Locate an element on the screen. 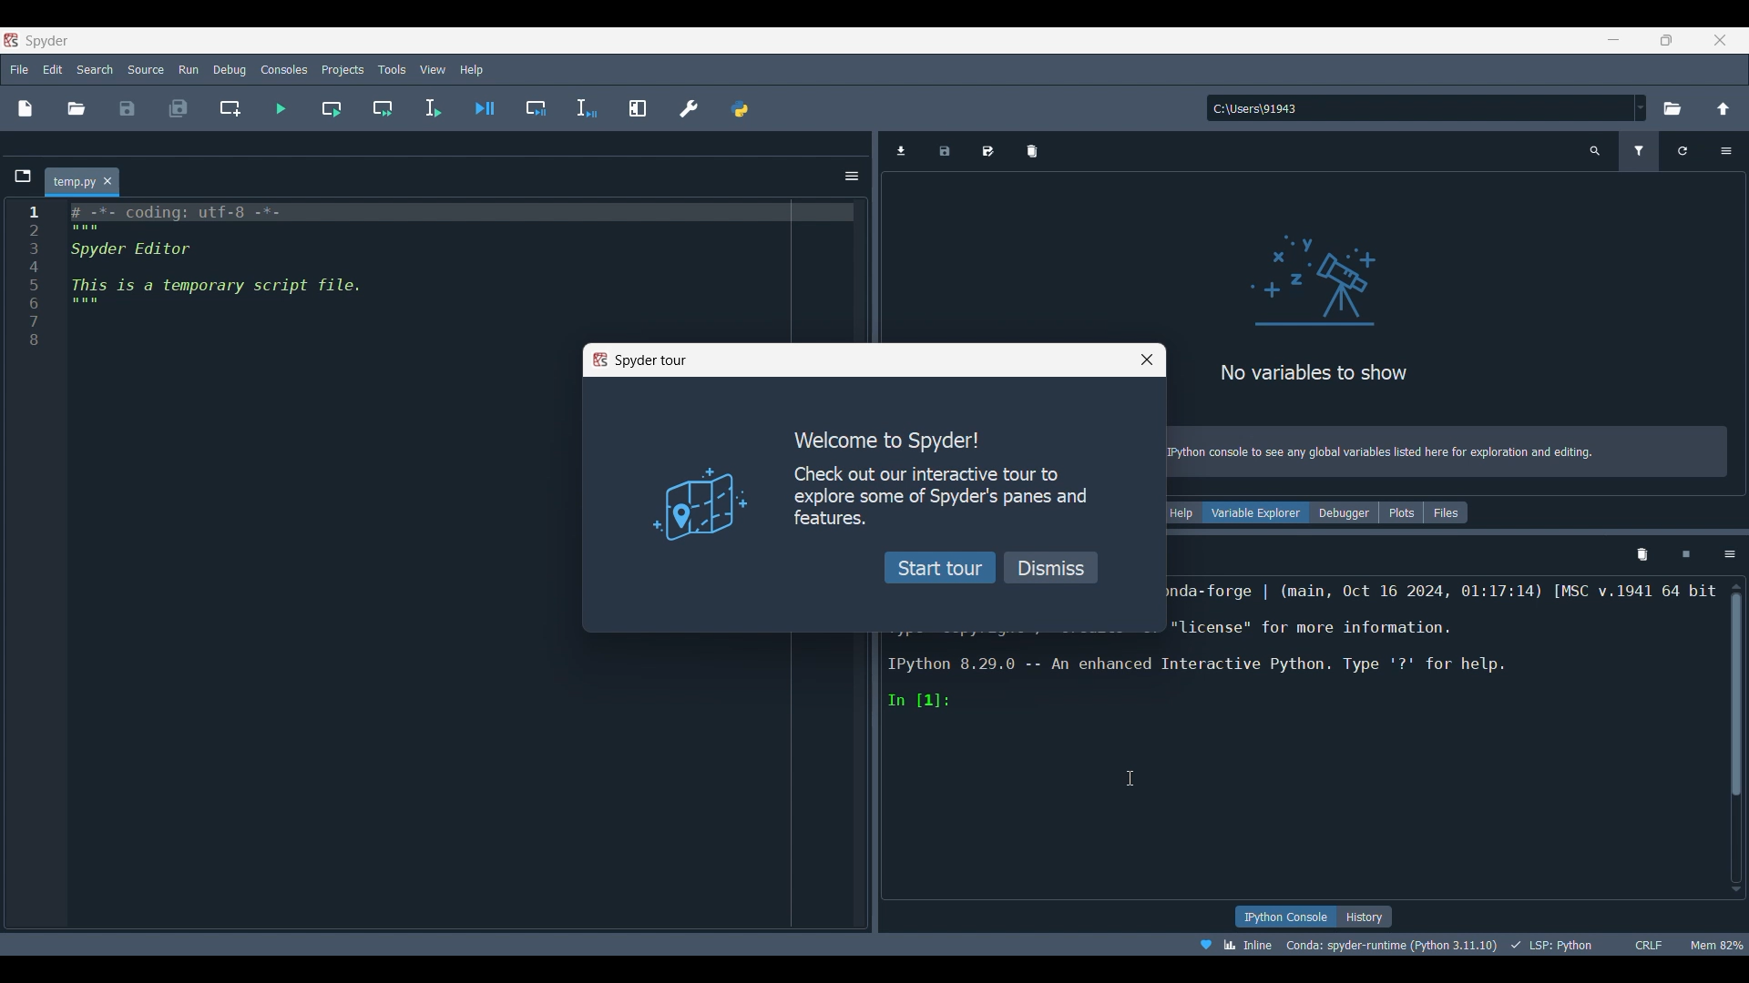 The image size is (1749, 983). Start tour is located at coordinates (942, 567).